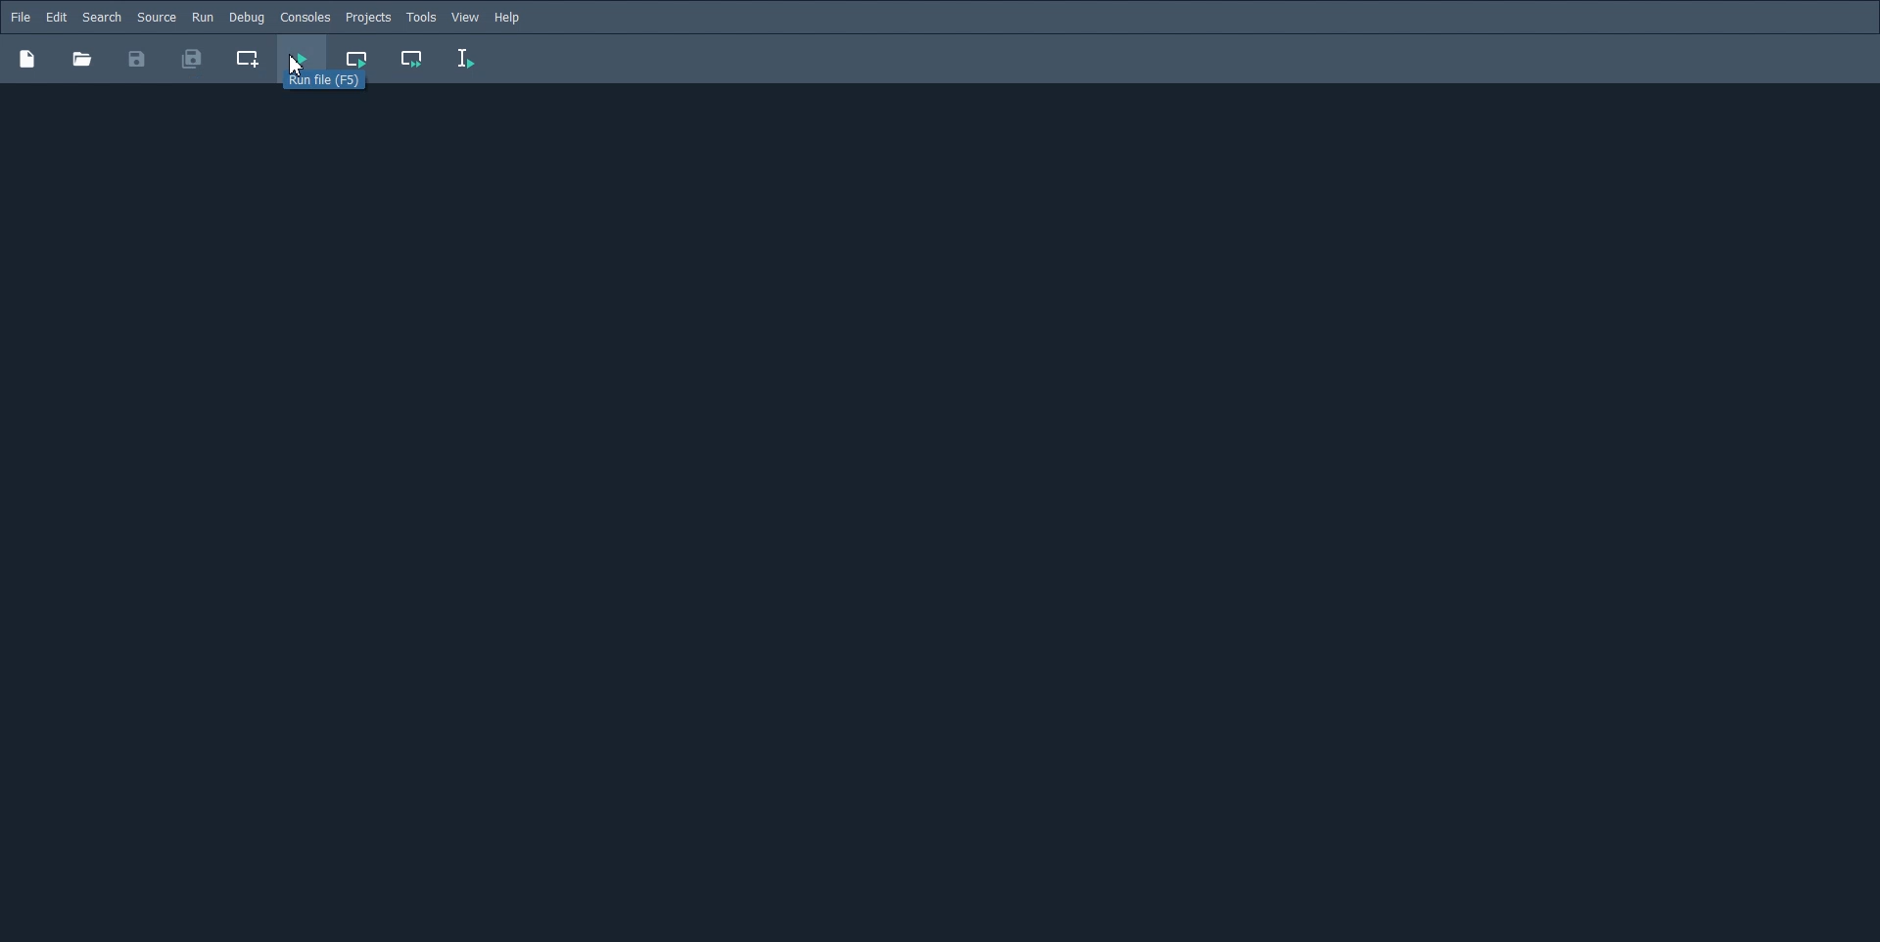 Image resolution: width=1880 pixels, height=942 pixels. What do you see at coordinates (137, 59) in the screenshot?
I see `Save File` at bounding box center [137, 59].